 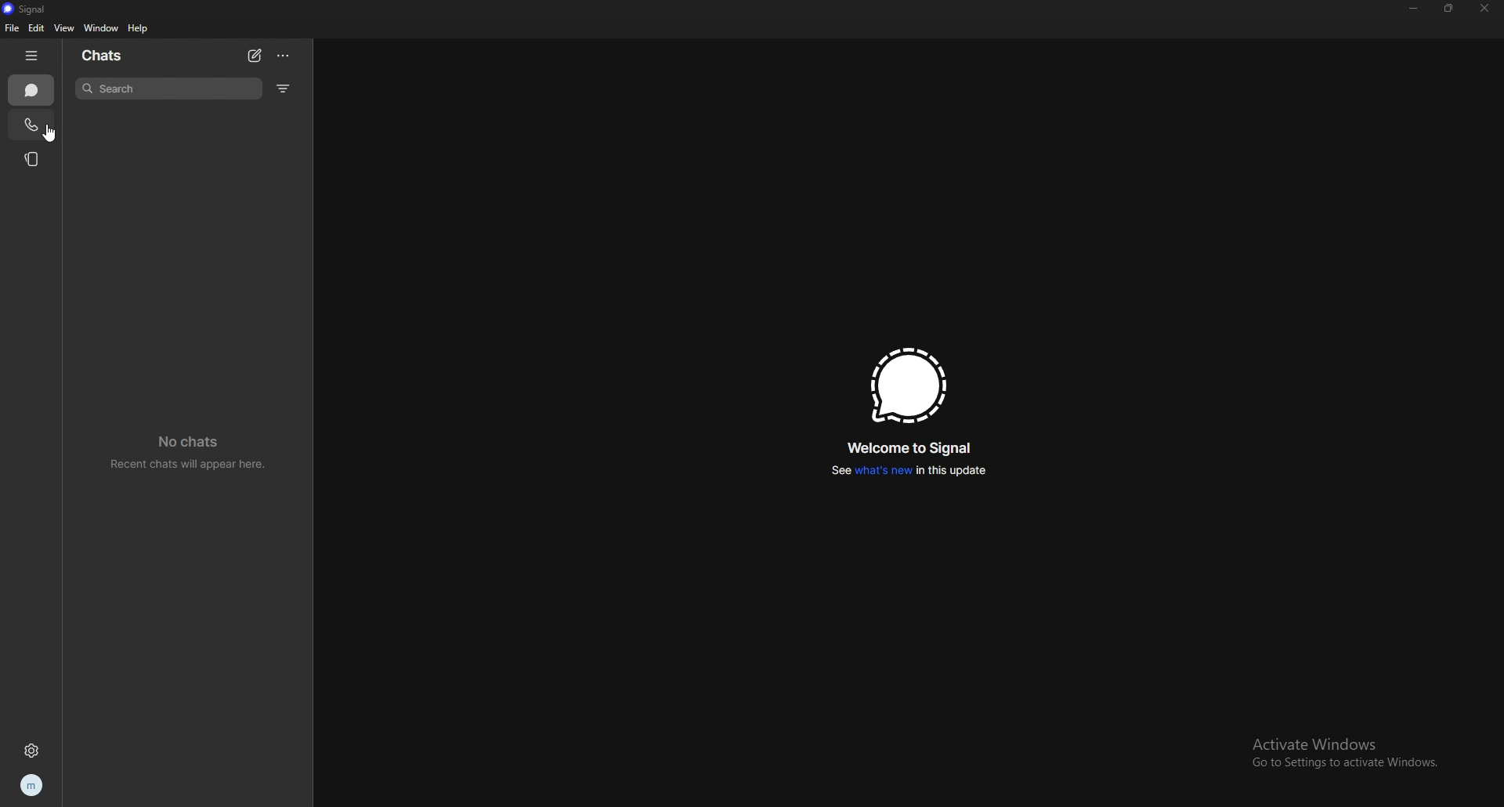 What do you see at coordinates (32, 90) in the screenshot?
I see `chats` at bounding box center [32, 90].